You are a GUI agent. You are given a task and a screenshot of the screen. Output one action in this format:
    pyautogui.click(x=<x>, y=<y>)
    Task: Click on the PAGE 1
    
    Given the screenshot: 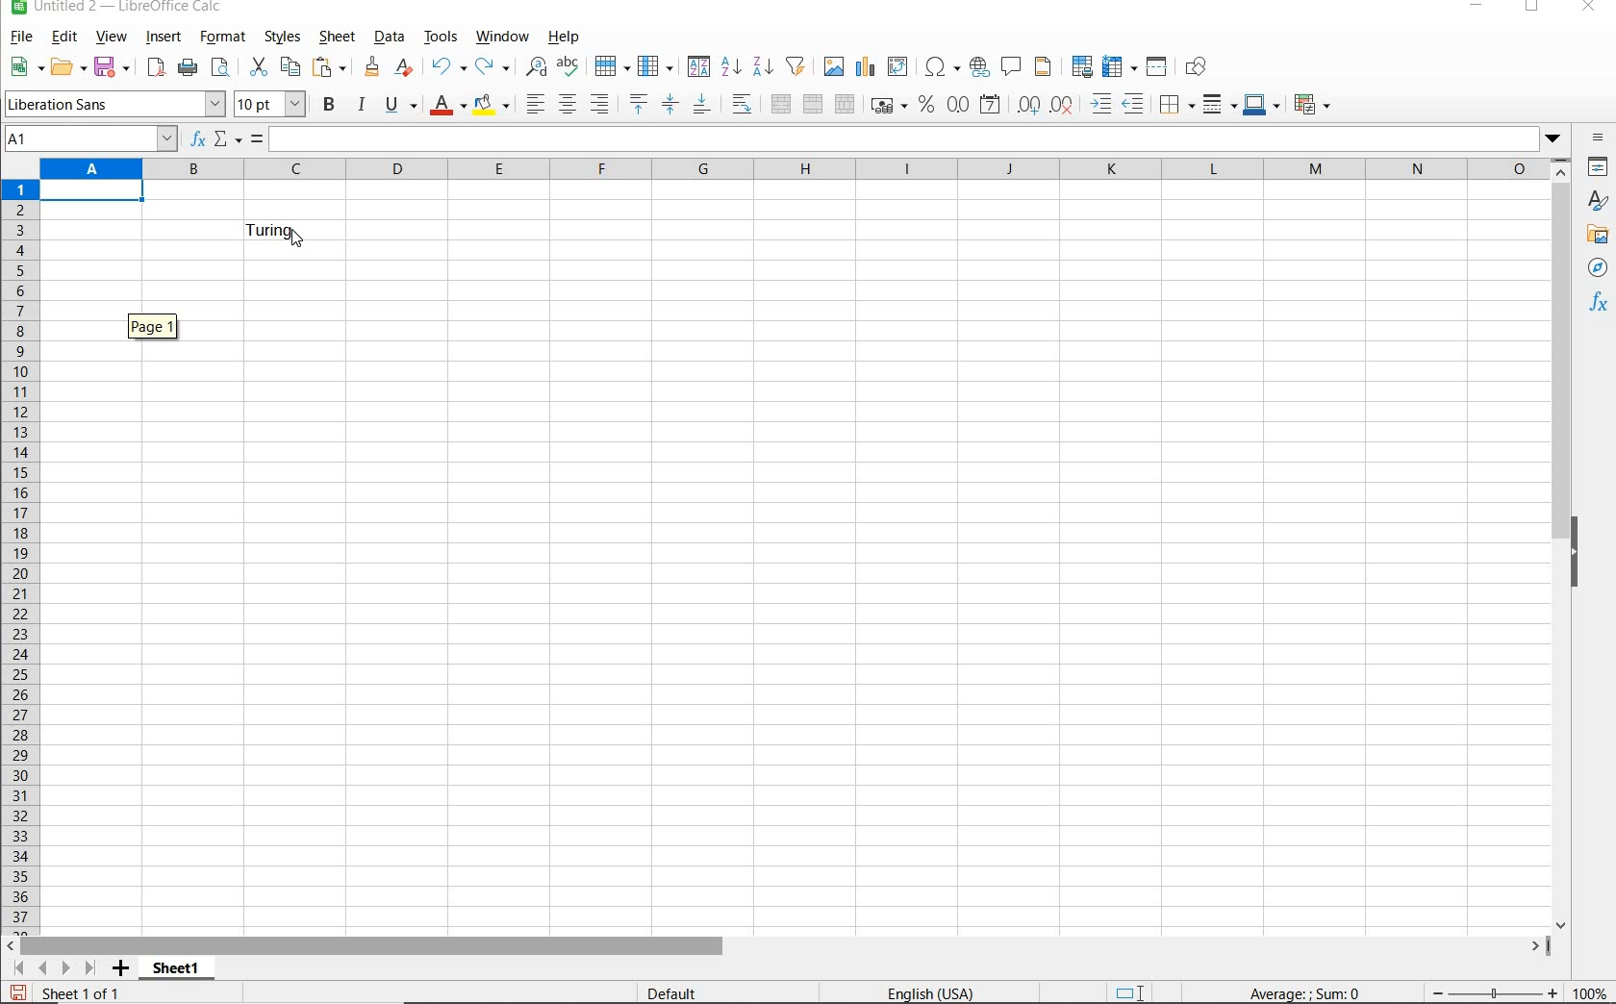 What is the action you would take?
    pyautogui.click(x=156, y=323)
    